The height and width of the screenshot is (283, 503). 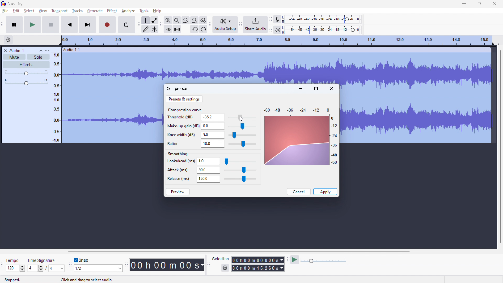 I want to click on share audio, so click(x=255, y=24).